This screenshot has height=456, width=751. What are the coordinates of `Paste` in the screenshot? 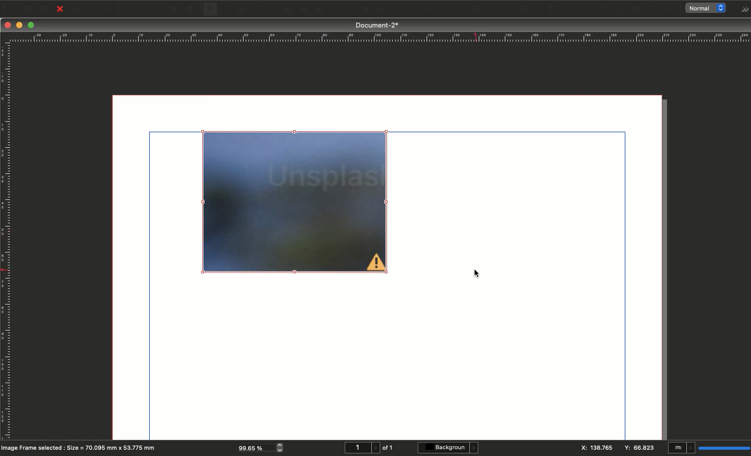 It's located at (193, 9).